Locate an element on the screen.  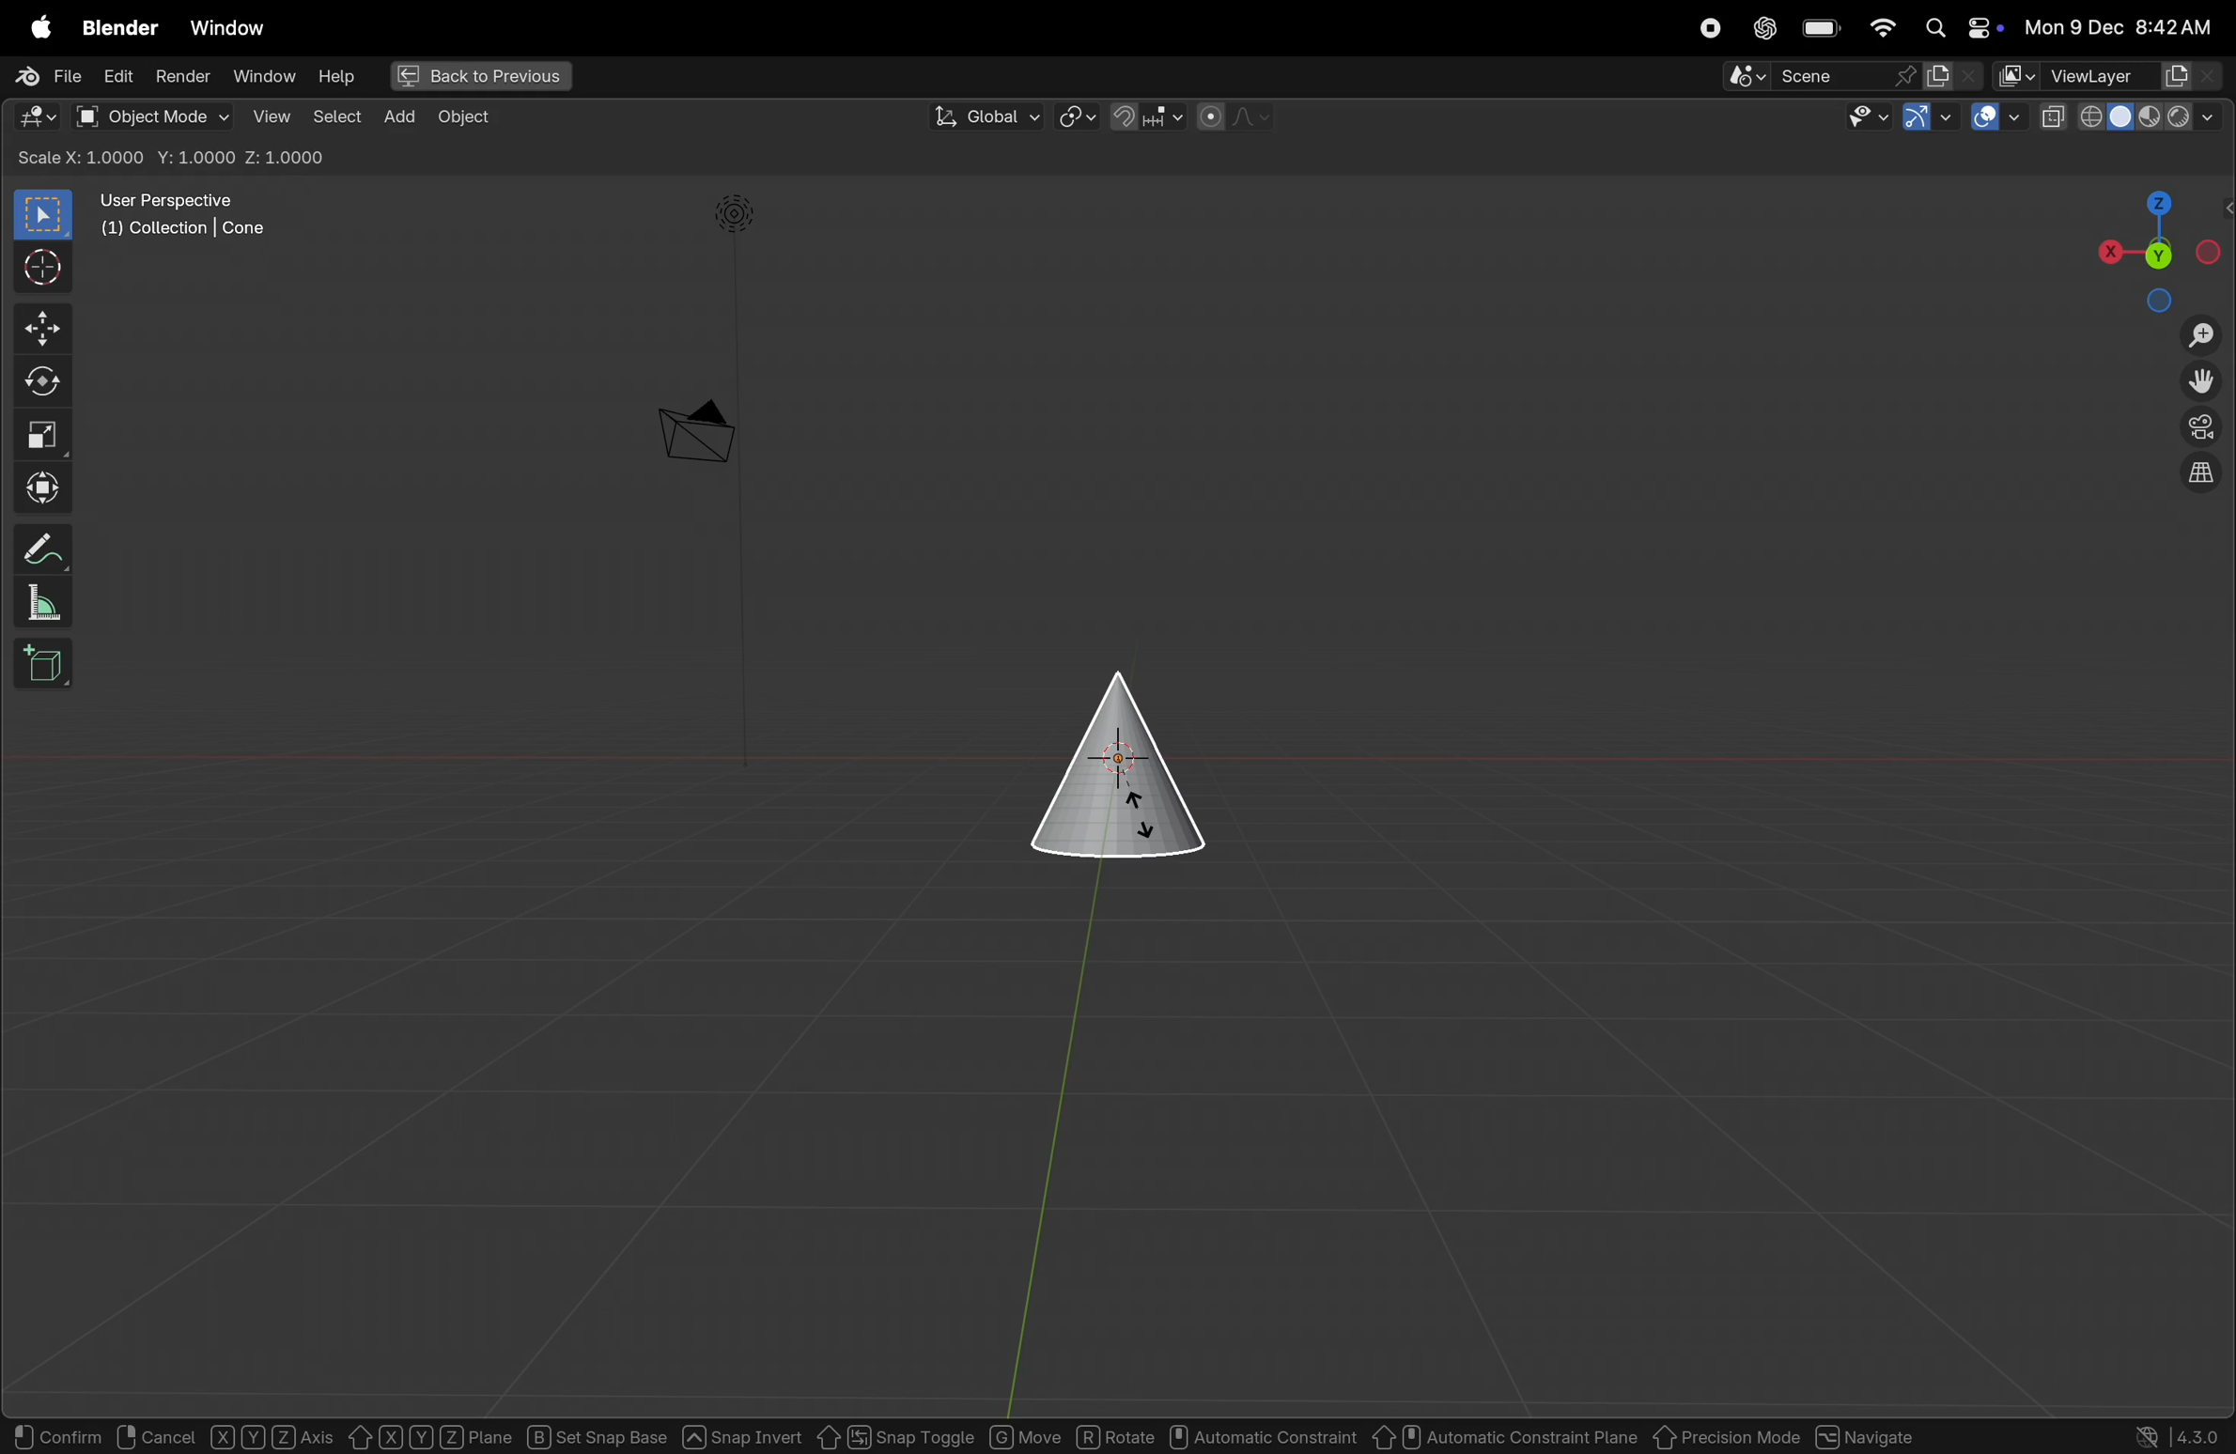
record is located at coordinates (1711, 28).